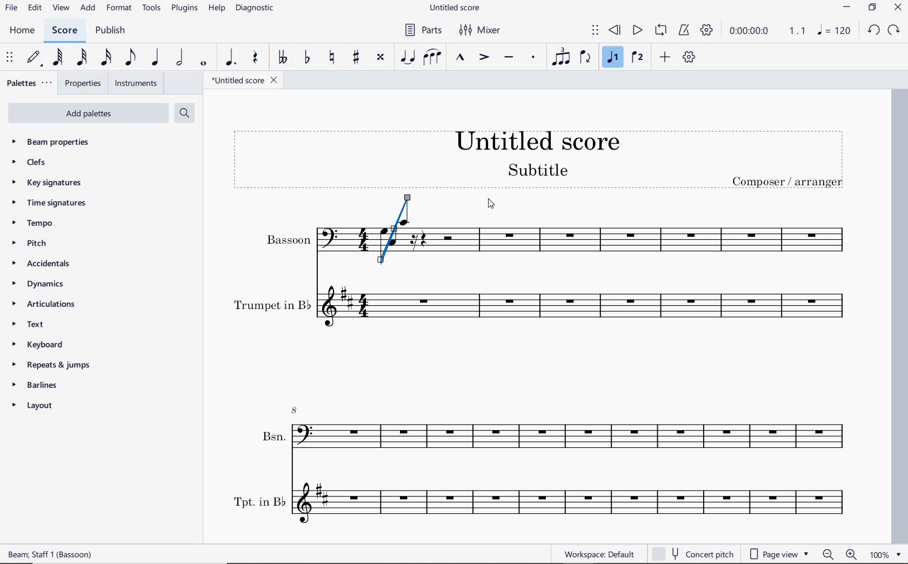  What do you see at coordinates (31, 243) in the screenshot?
I see `pitch` at bounding box center [31, 243].